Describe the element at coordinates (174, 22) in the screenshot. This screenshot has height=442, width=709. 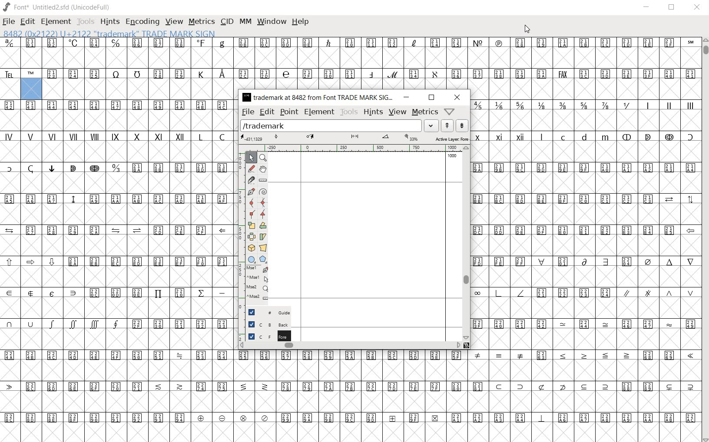
I see `VIEW` at that location.